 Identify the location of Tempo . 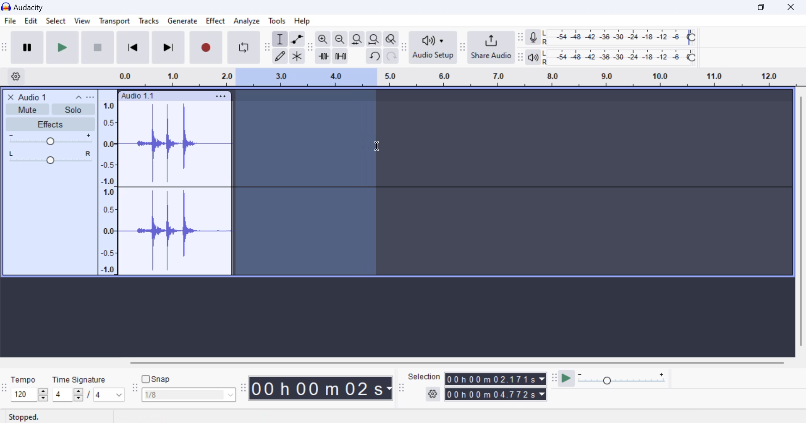
(24, 379).